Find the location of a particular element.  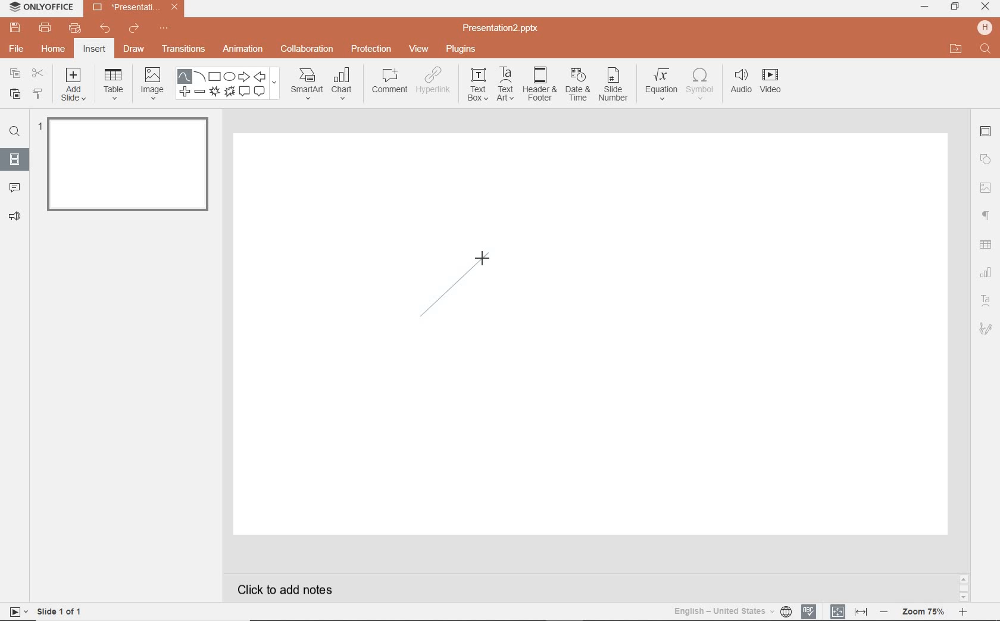

PRINT is located at coordinates (45, 27).